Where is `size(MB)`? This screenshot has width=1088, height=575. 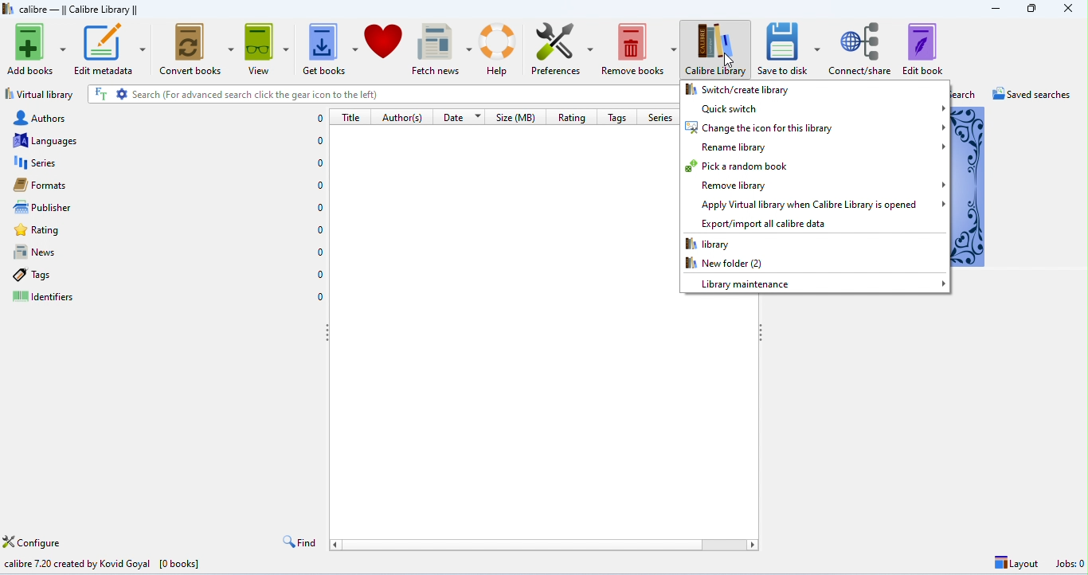 size(MB) is located at coordinates (519, 117).